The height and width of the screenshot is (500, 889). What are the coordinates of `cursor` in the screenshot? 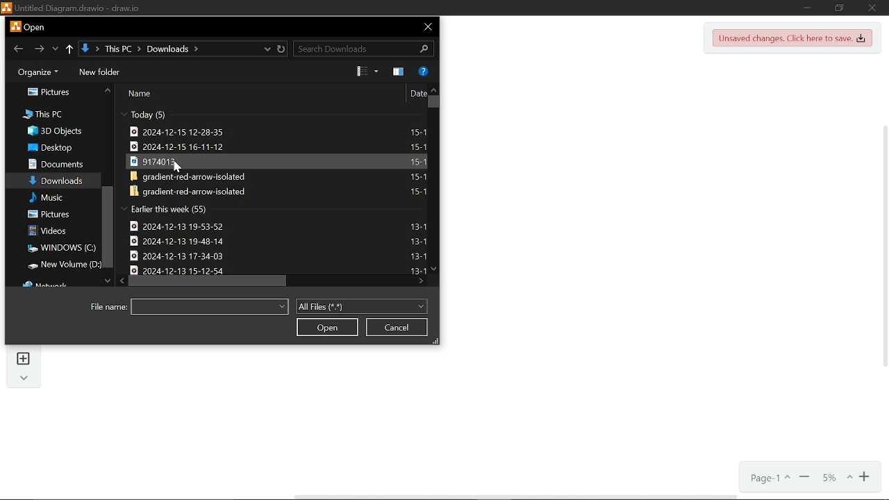 It's located at (177, 166).